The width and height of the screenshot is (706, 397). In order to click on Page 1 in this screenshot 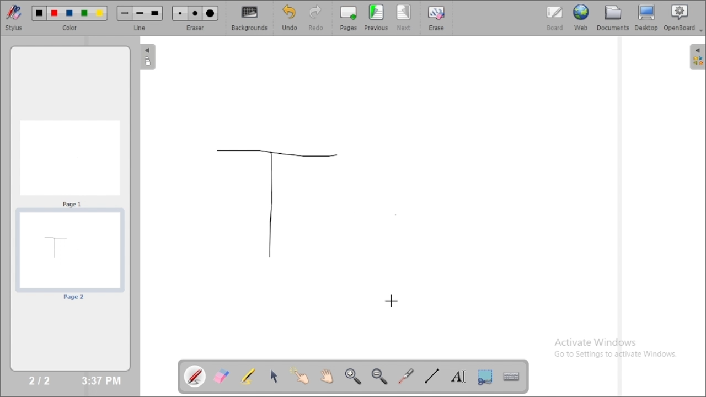, I will do `click(70, 163)`.